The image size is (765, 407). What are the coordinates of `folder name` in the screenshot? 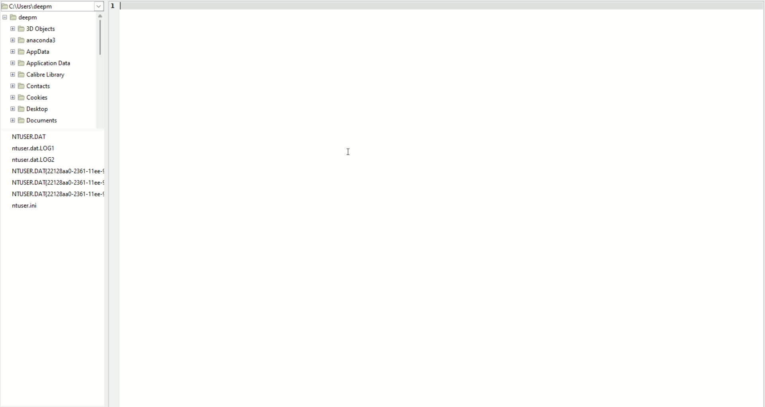 It's located at (30, 109).